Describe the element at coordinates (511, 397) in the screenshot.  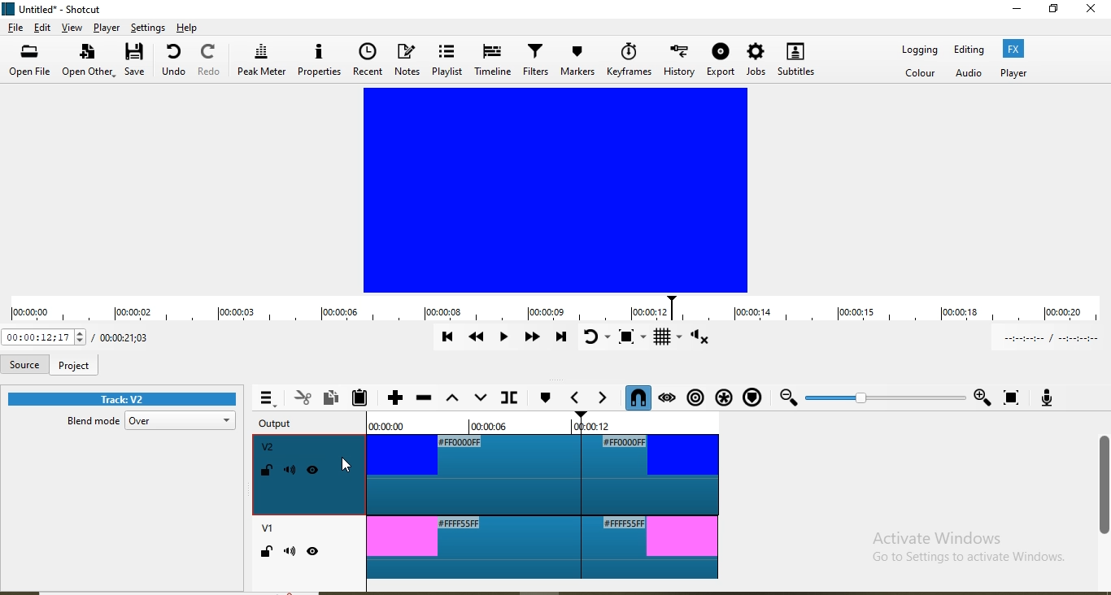
I see `Split at playhead` at that location.